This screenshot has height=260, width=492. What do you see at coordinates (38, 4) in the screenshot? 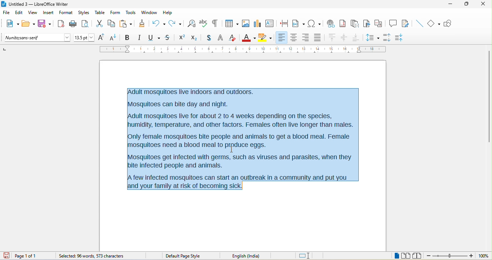
I see `Untitled 3 — LibreOffice Writer` at bounding box center [38, 4].